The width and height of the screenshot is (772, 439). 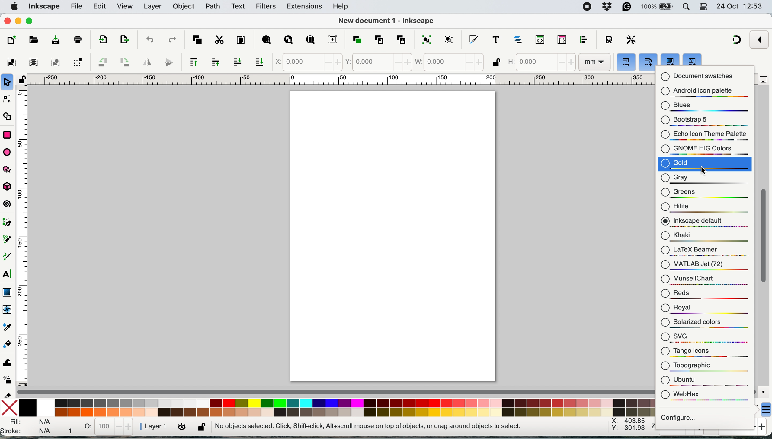 I want to click on matlab jet, so click(x=704, y=265).